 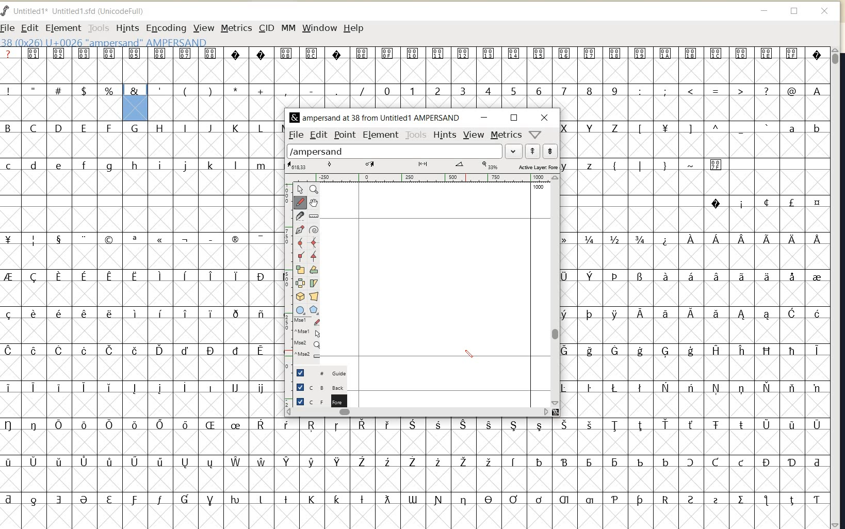 I want to click on EDIT, so click(x=318, y=135).